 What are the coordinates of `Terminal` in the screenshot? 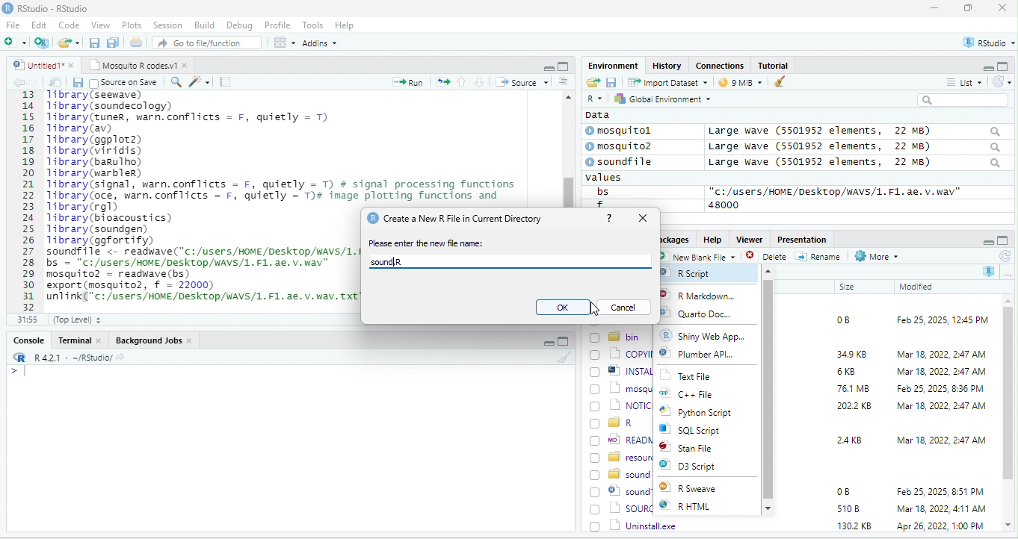 It's located at (80, 340).